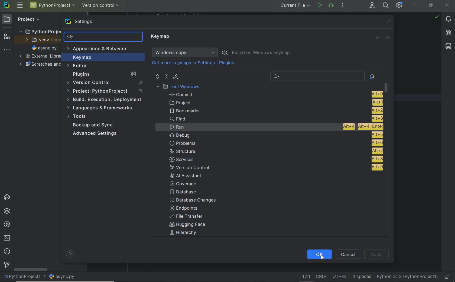 This screenshot has height=282, width=455. Describe the element at coordinates (7, 265) in the screenshot. I see `version control` at that location.